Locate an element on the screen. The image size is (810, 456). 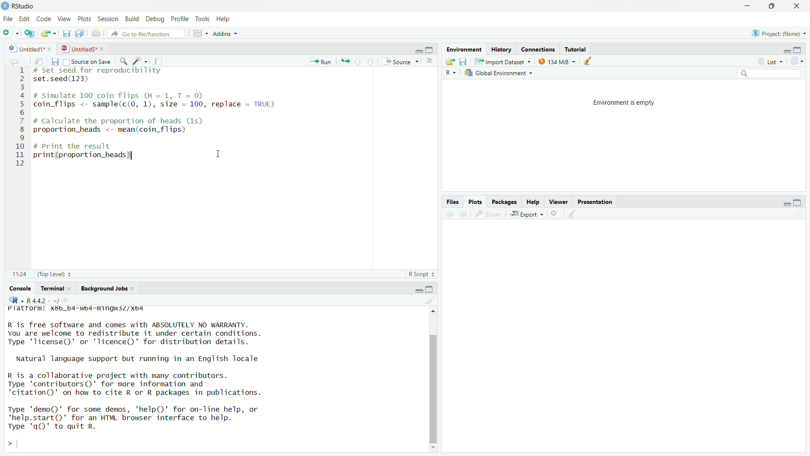
workspace panes is located at coordinates (199, 34).